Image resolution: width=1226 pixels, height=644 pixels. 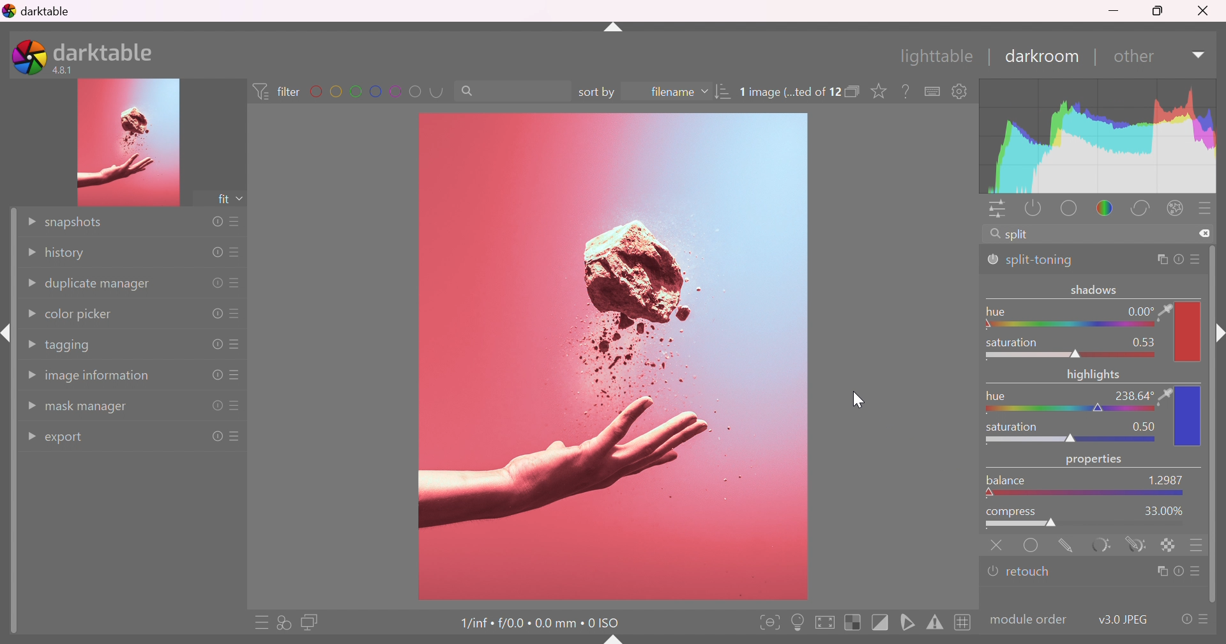 What do you see at coordinates (992, 571) in the screenshot?
I see `'retouch' is switched off` at bounding box center [992, 571].